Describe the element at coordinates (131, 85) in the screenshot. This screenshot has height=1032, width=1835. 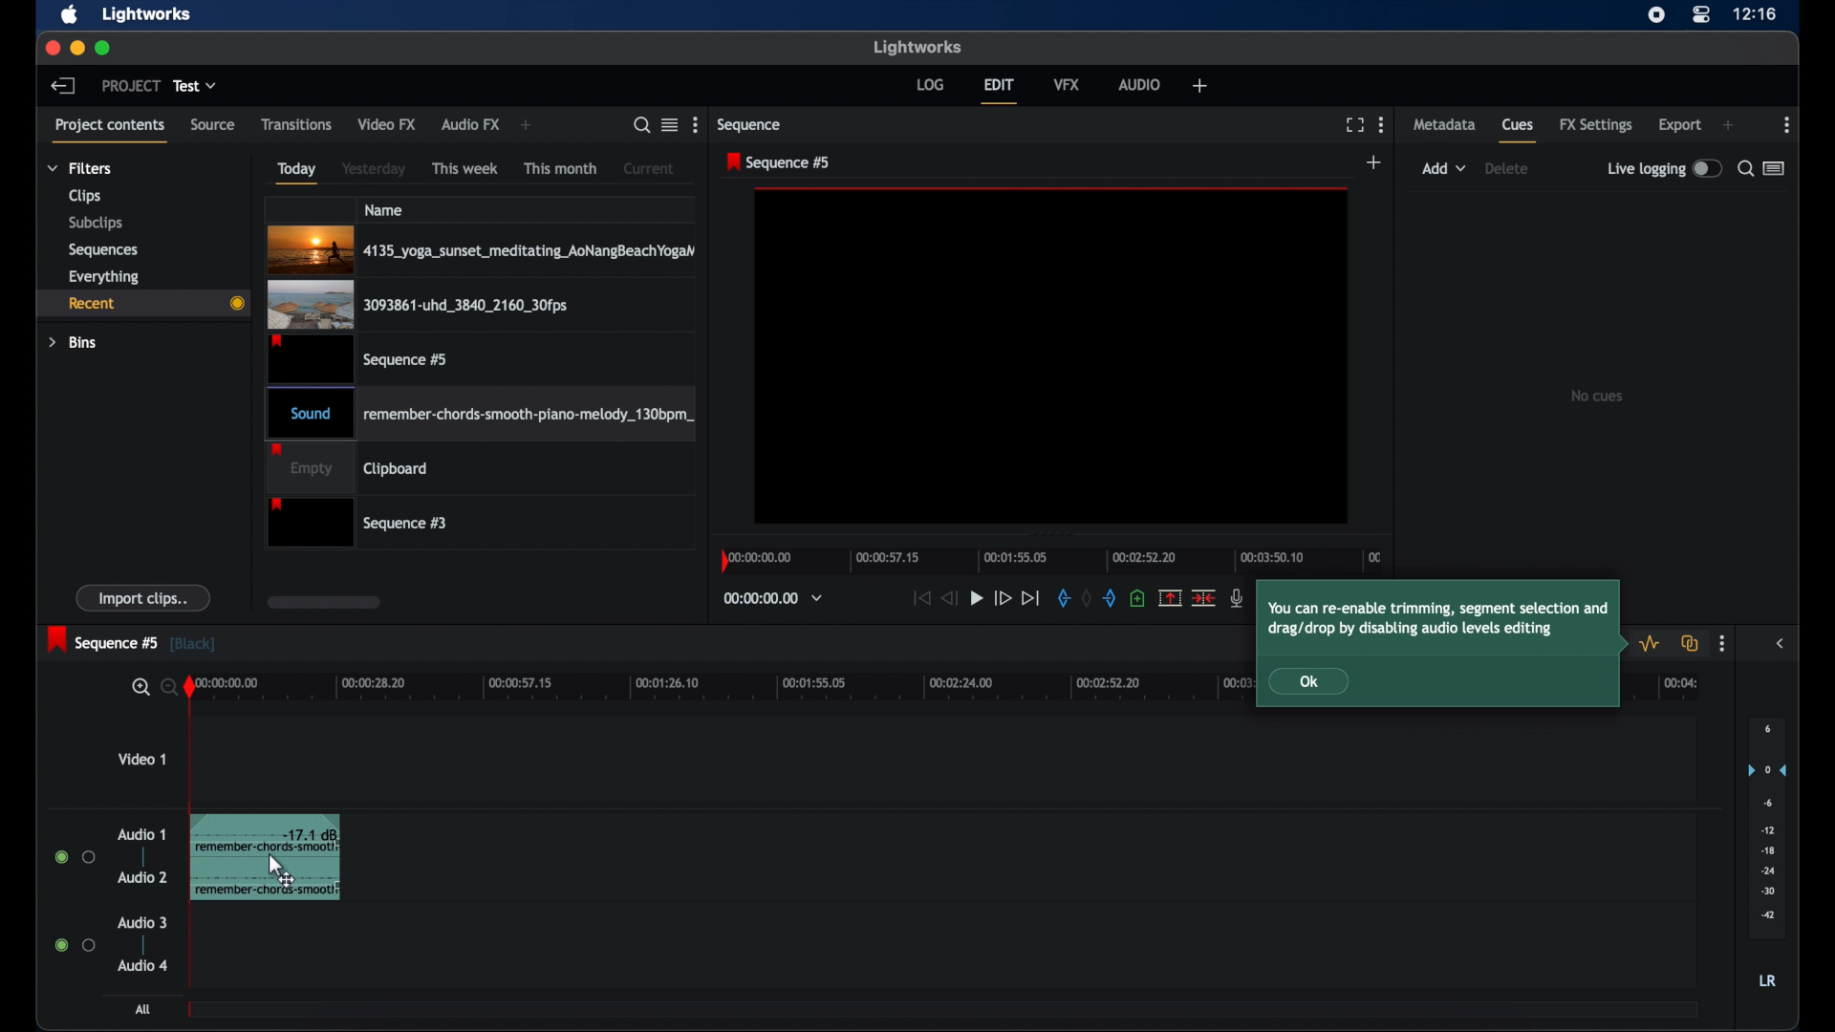
I see `project` at that location.